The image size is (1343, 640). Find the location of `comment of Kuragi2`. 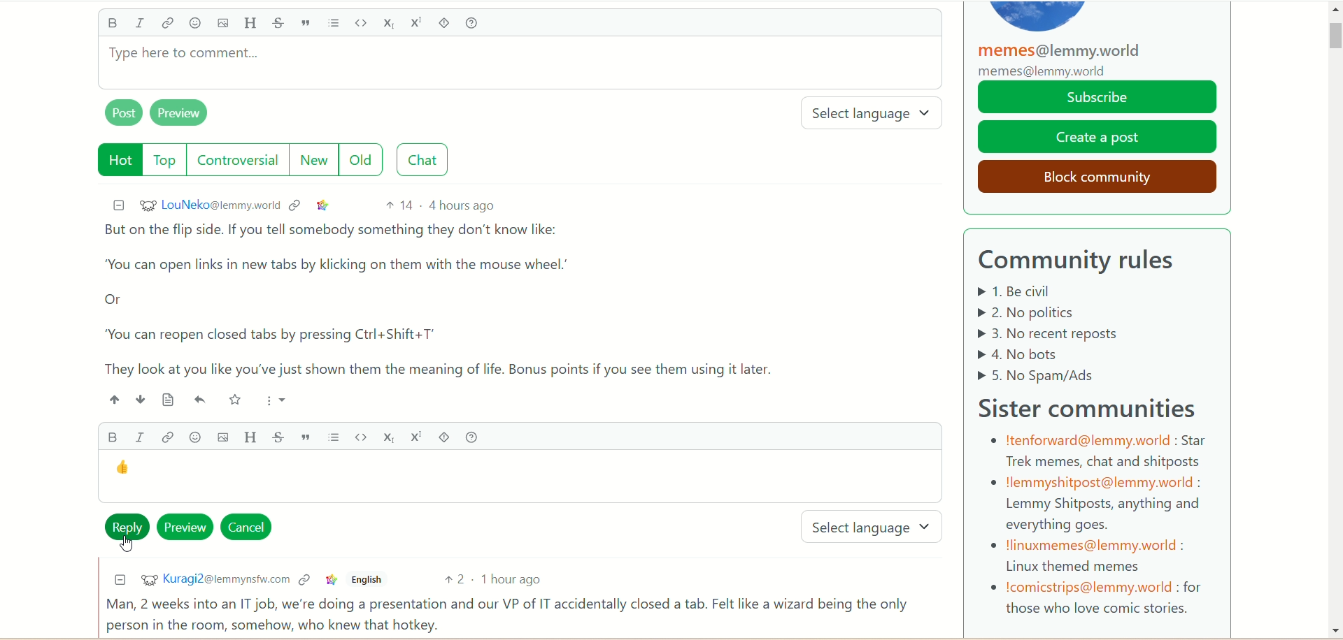

comment of Kuragi2 is located at coordinates (513, 616).